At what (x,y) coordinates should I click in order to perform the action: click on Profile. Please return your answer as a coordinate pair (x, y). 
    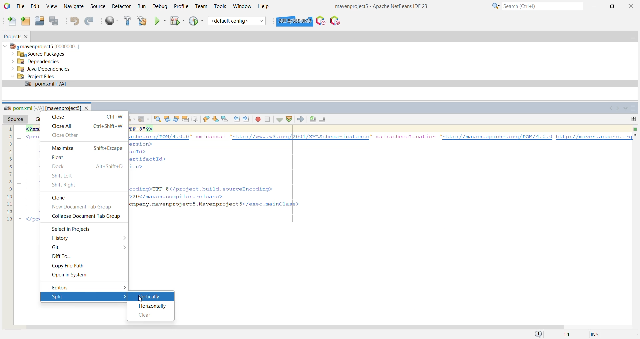
    Looking at the image, I should click on (180, 6).